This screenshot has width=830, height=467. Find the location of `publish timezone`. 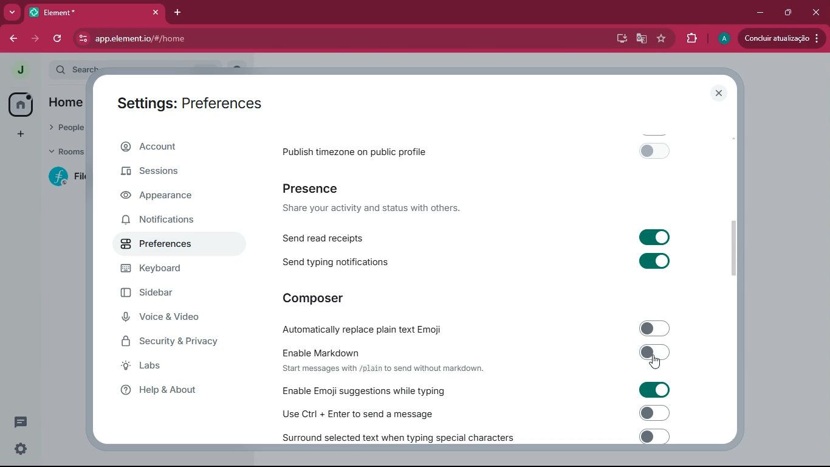

publish timezone is located at coordinates (481, 150).